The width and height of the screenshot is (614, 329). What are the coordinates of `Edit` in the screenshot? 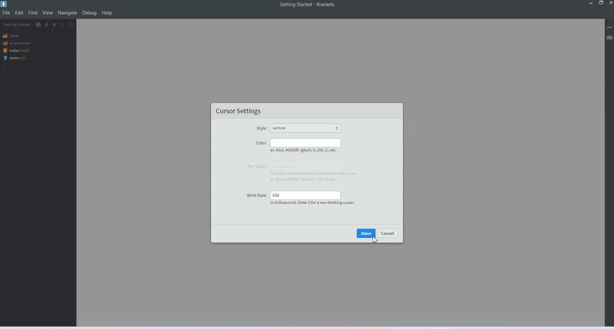 It's located at (19, 13).